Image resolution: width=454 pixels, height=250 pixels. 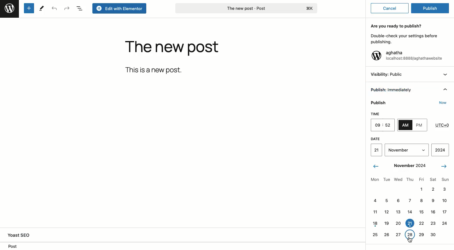 I want to click on 19, so click(x=387, y=224).